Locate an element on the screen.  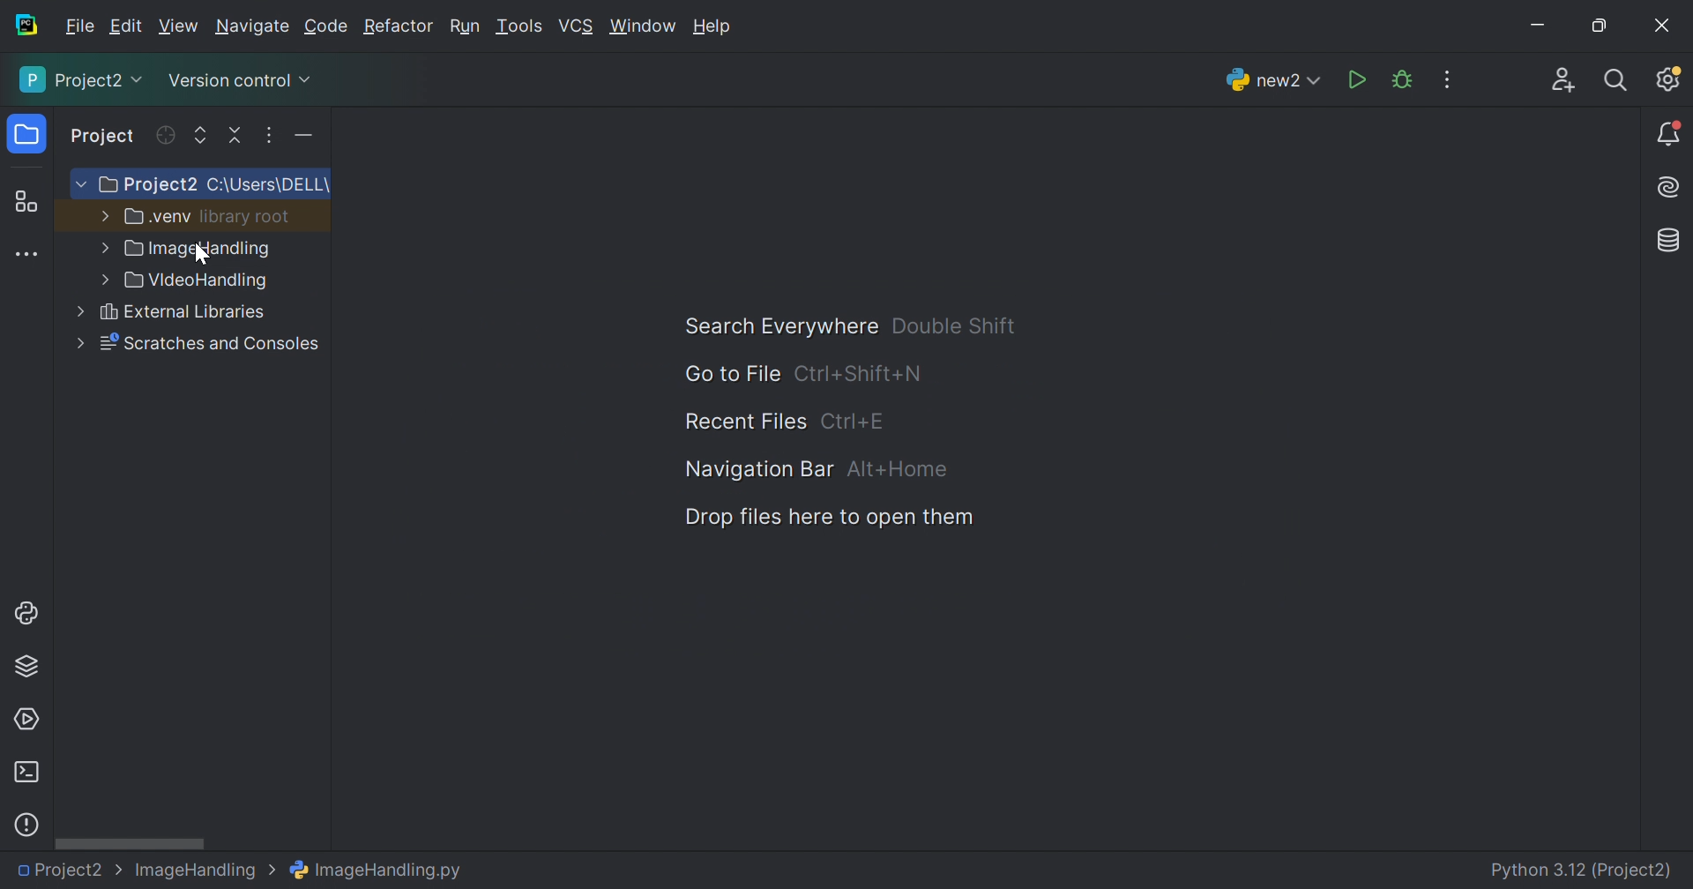
Cursor is located at coordinates (202, 257).